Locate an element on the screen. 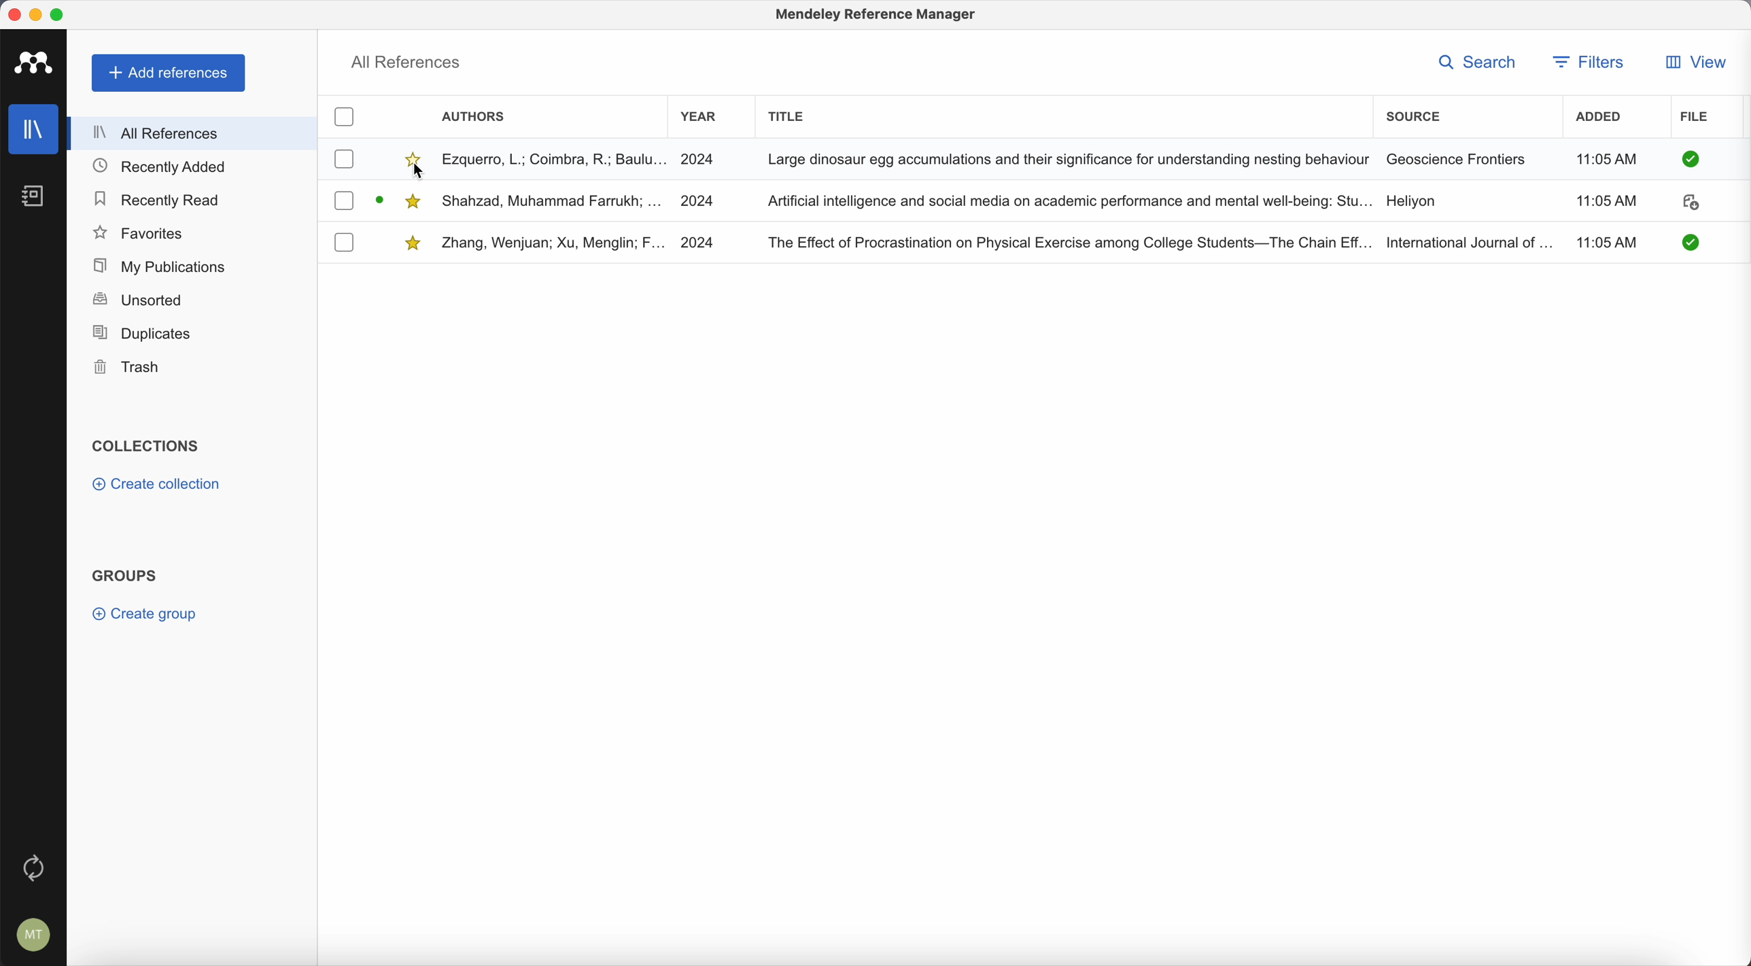  download document is located at coordinates (1690, 205).